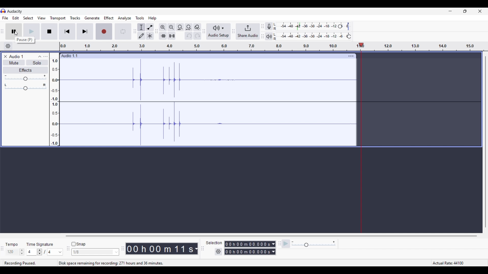  Describe the element at coordinates (218, 32) in the screenshot. I see `Audio setup` at that location.